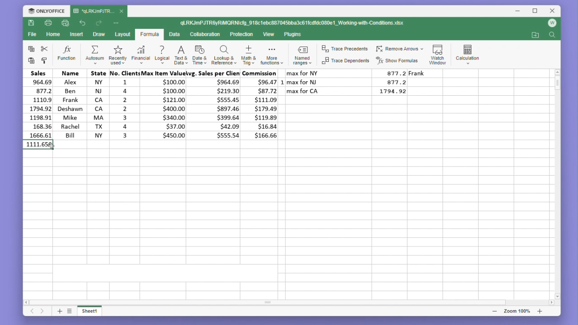 The image size is (578, 325). Describe the element at coordinates (51, 34) in the screenshot. I see `home` at that location.